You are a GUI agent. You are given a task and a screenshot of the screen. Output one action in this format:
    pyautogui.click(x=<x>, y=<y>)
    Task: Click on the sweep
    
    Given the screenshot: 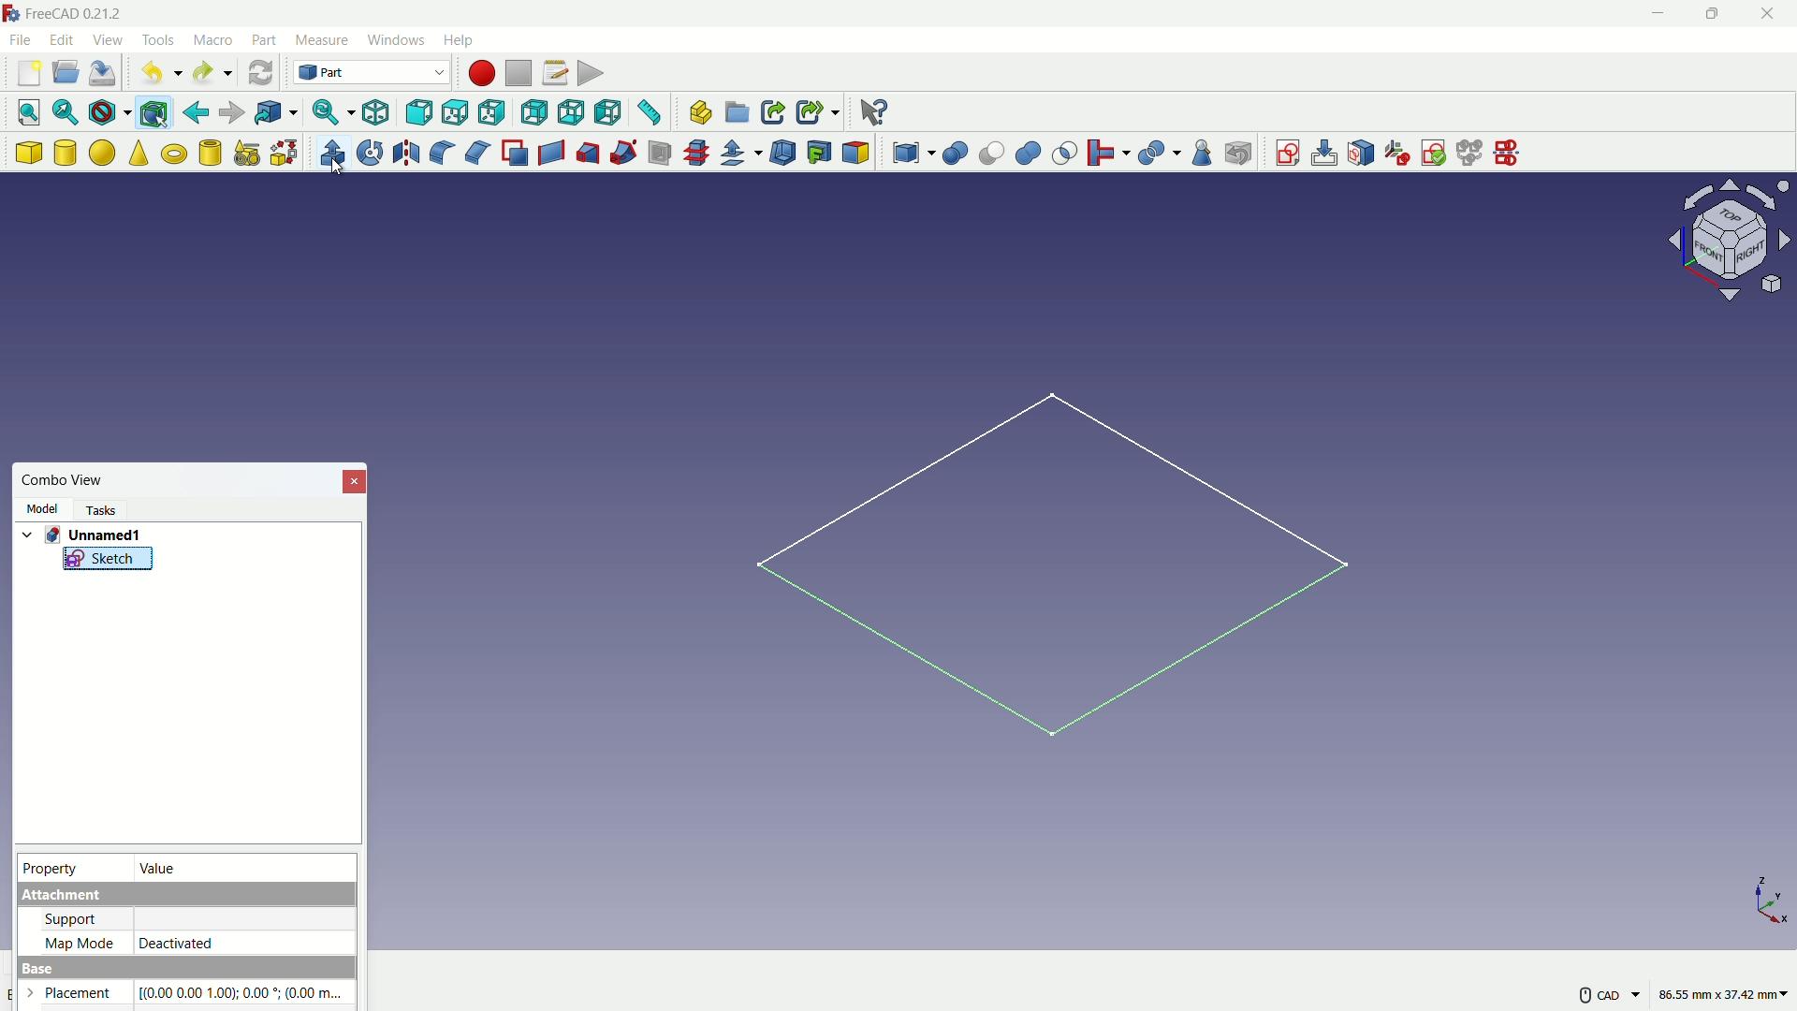 What is the action you would take?
    pyautogui.click(x=623, y=154)
    